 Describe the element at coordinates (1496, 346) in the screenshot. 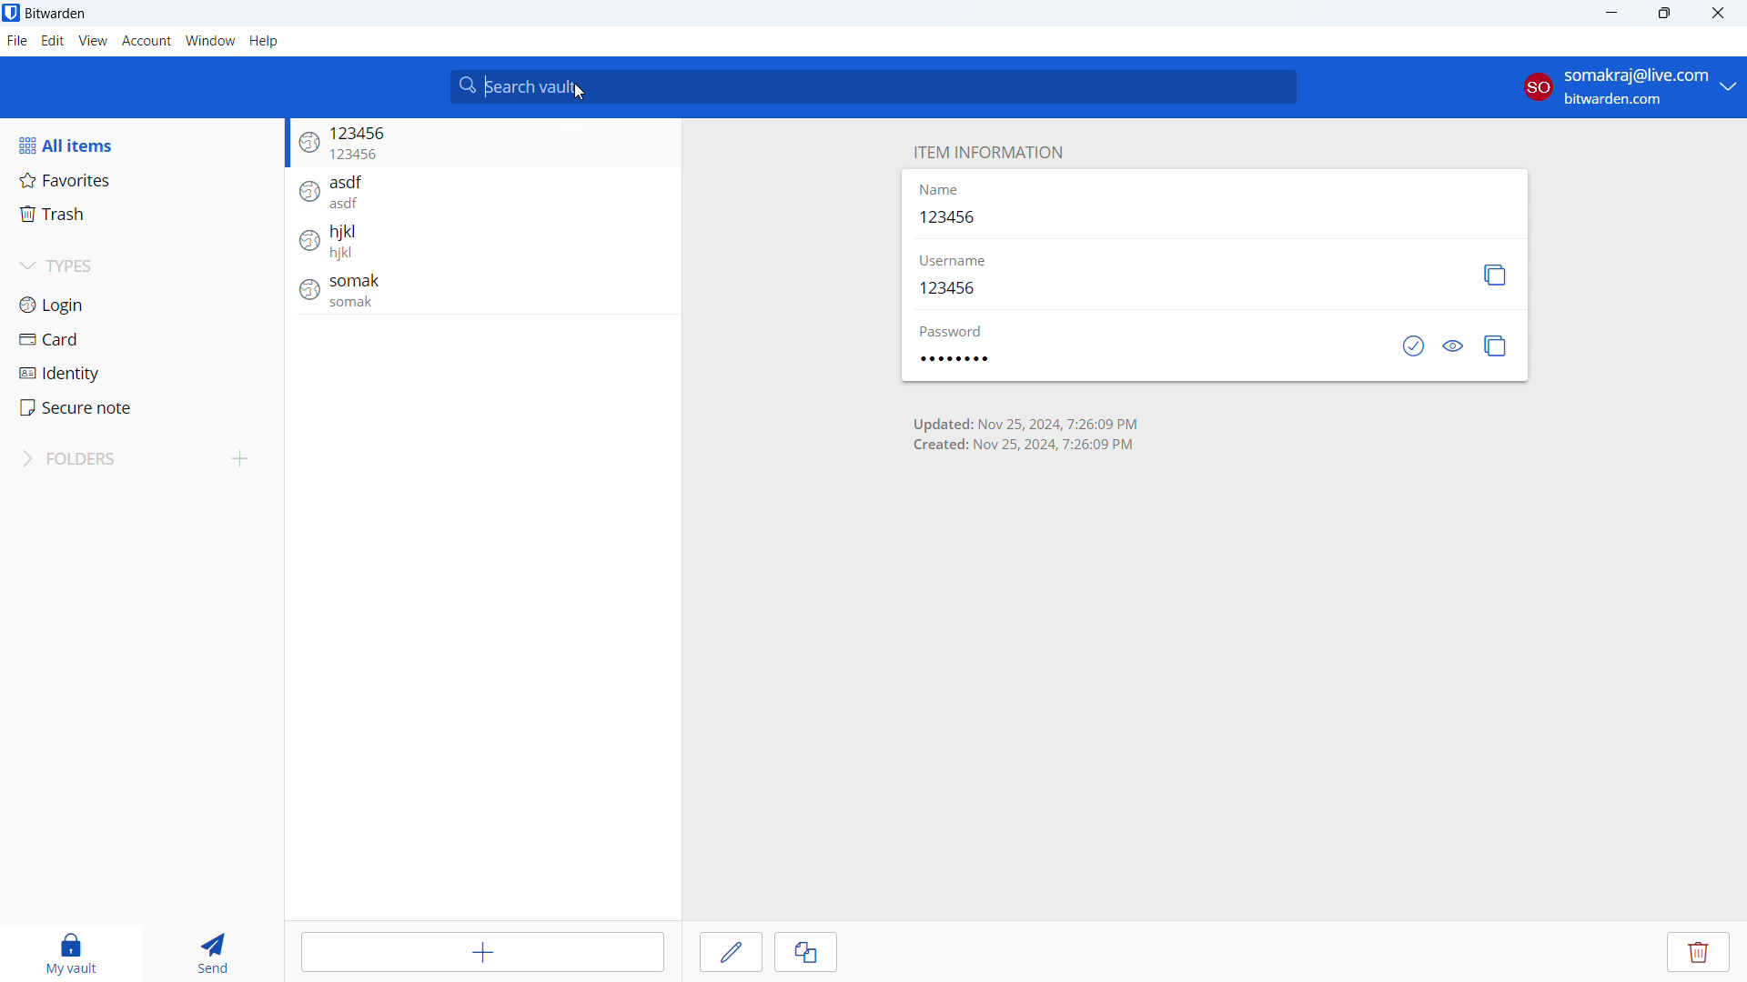

I see `copy password` at that location.